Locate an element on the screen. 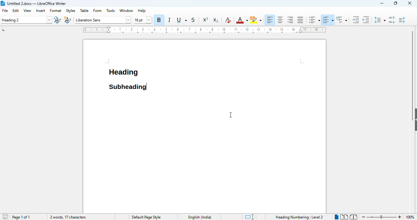  logo is located at coordinates (3, 3).